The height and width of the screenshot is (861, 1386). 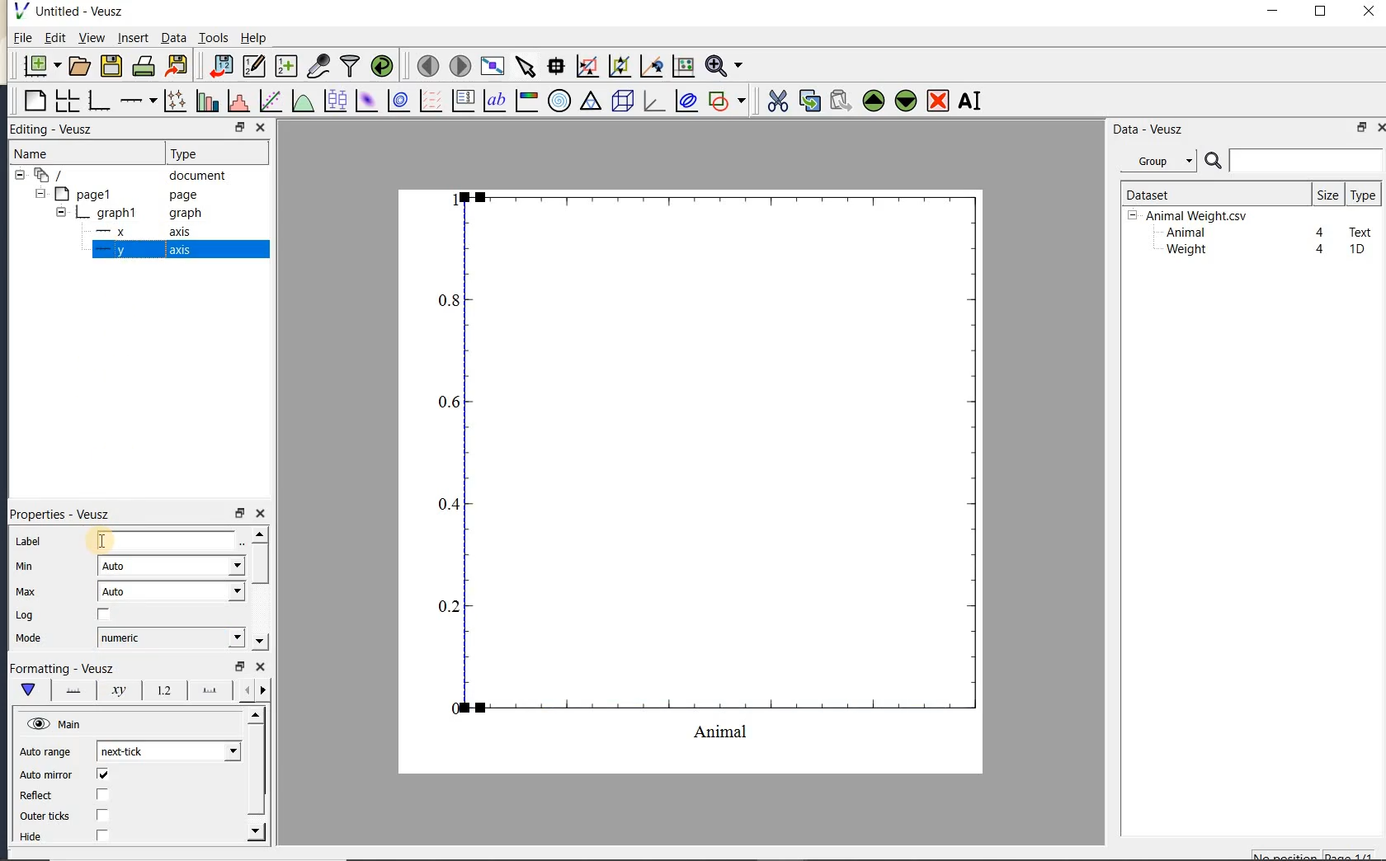 I want to click on Mode, so click(x=28, y=639).